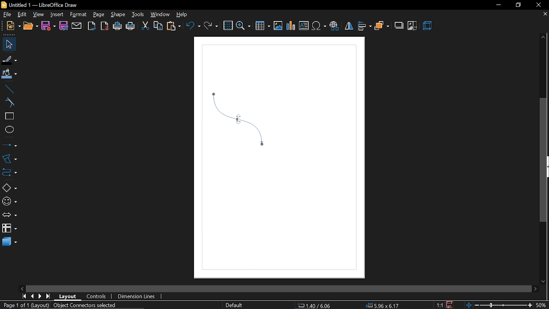  I want to click on layout, so click(68, 297).